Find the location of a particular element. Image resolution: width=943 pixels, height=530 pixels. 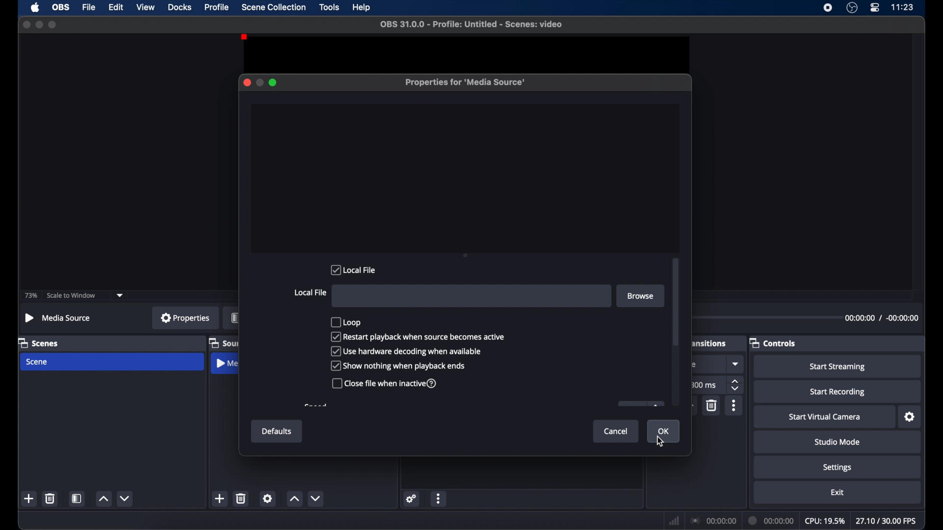

view is located at coordinates (145, 7).